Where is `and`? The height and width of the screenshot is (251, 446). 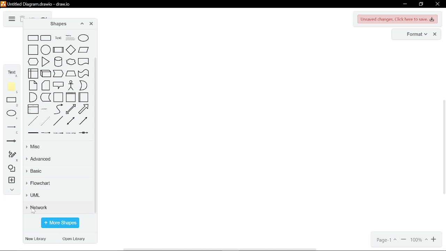 and is located at coordinates (33, 97).